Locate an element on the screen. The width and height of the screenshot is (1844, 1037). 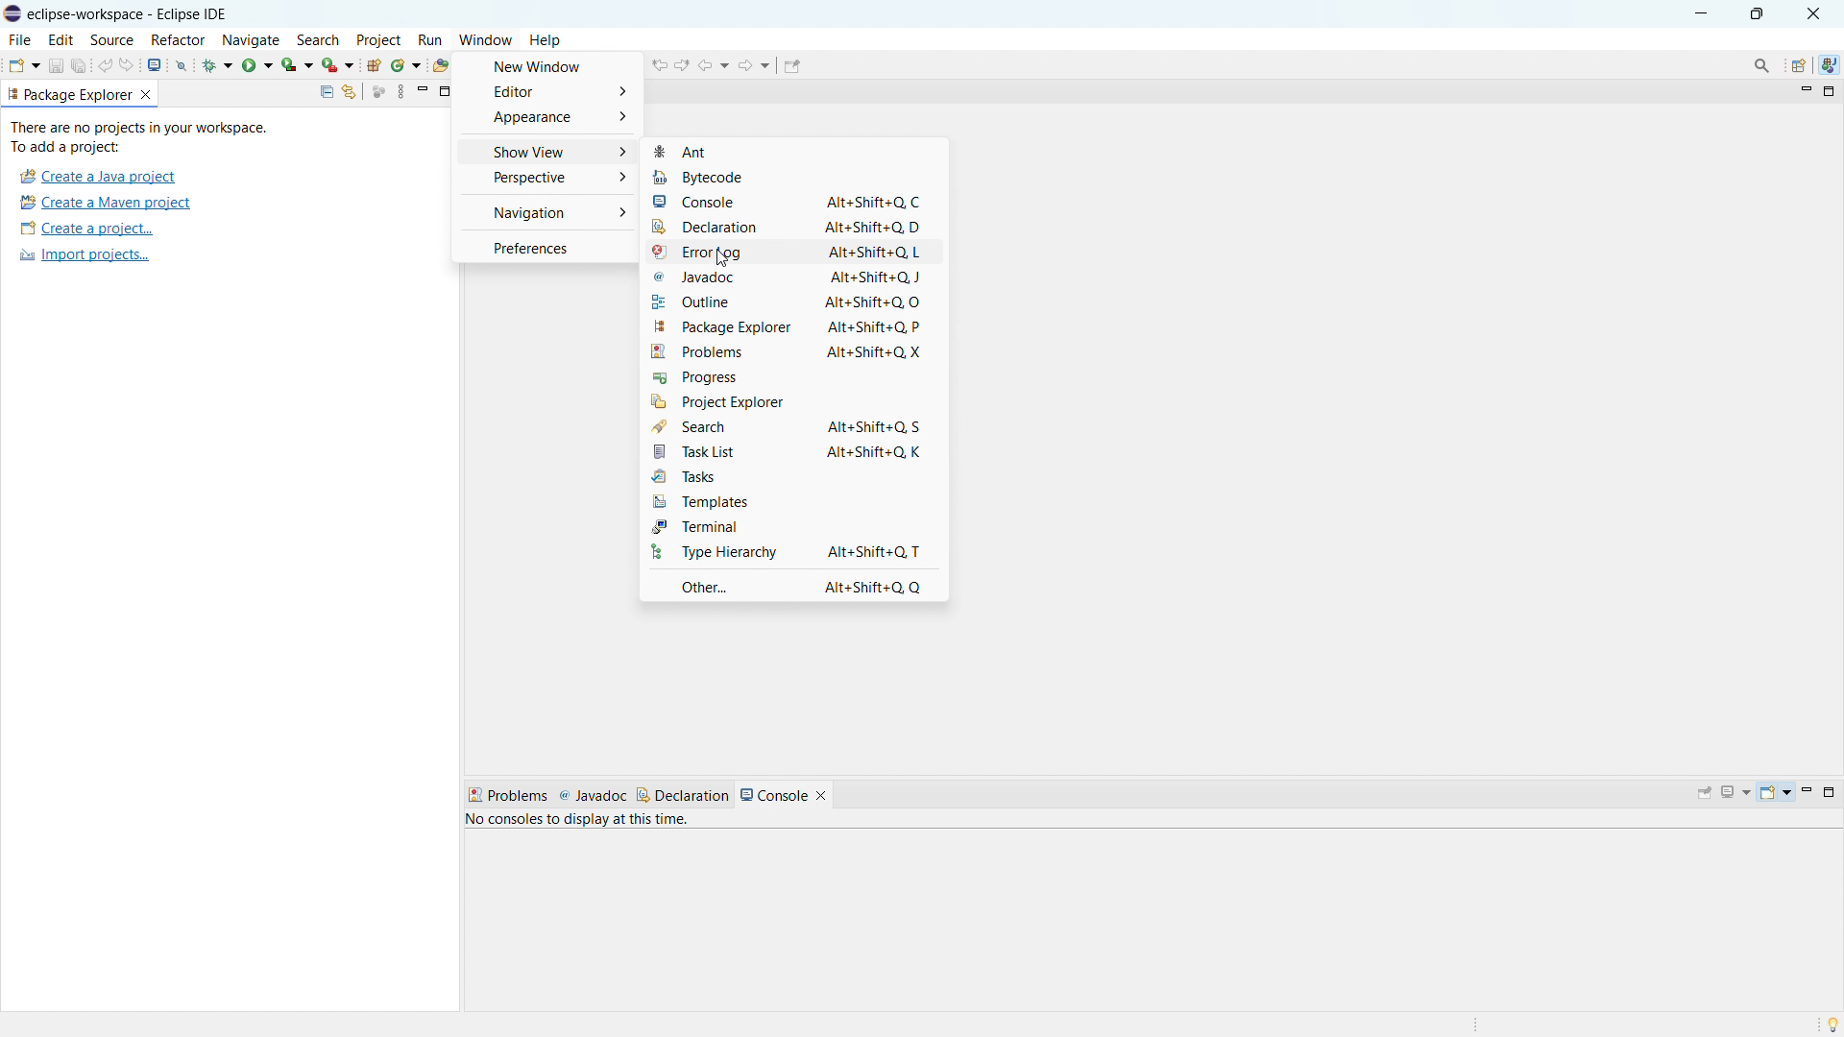
Task List   Alt+Shift+Q, K is located at coordinates (783, 451).